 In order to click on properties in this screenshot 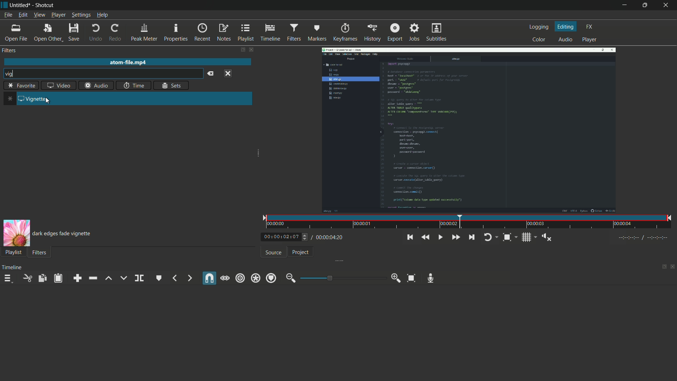, I will do `click(175, 33)`.